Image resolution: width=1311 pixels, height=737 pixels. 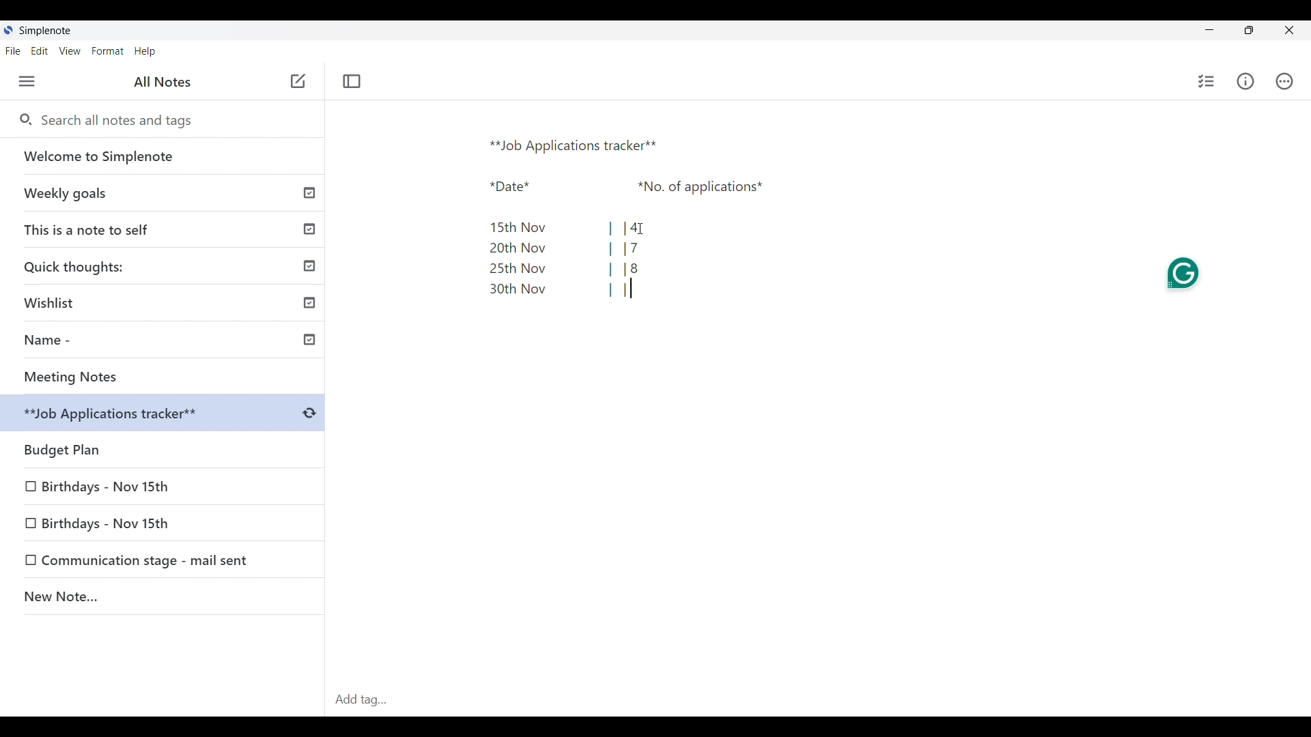 What do you see at coordinates (107, 484) in the screenshot?
I see `Birthdays - Nov 15th` at bounding box center [107, 484].